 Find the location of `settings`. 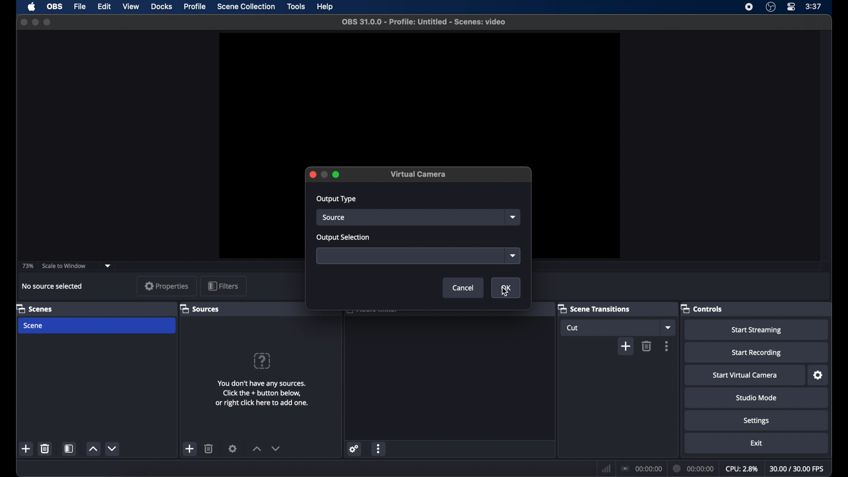

settings is located at coordinates (756, 421).